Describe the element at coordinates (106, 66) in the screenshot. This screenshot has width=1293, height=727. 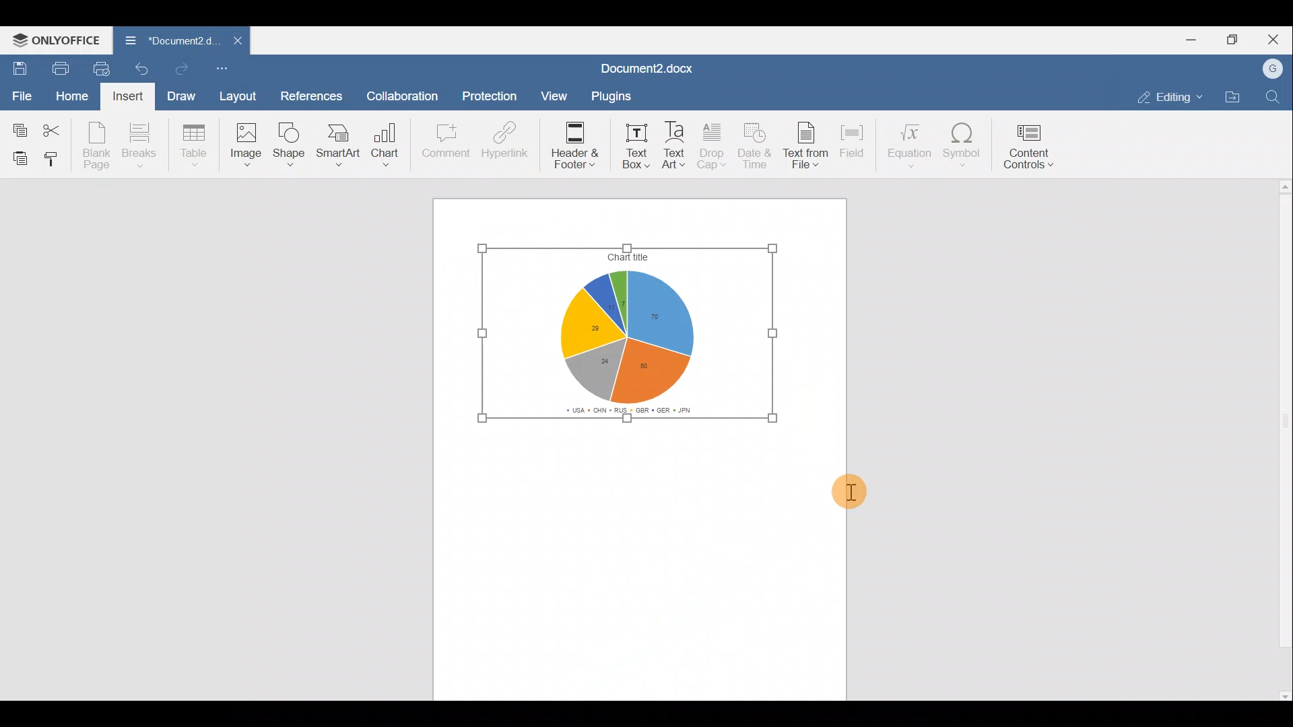
I see `Quick print` at that location.